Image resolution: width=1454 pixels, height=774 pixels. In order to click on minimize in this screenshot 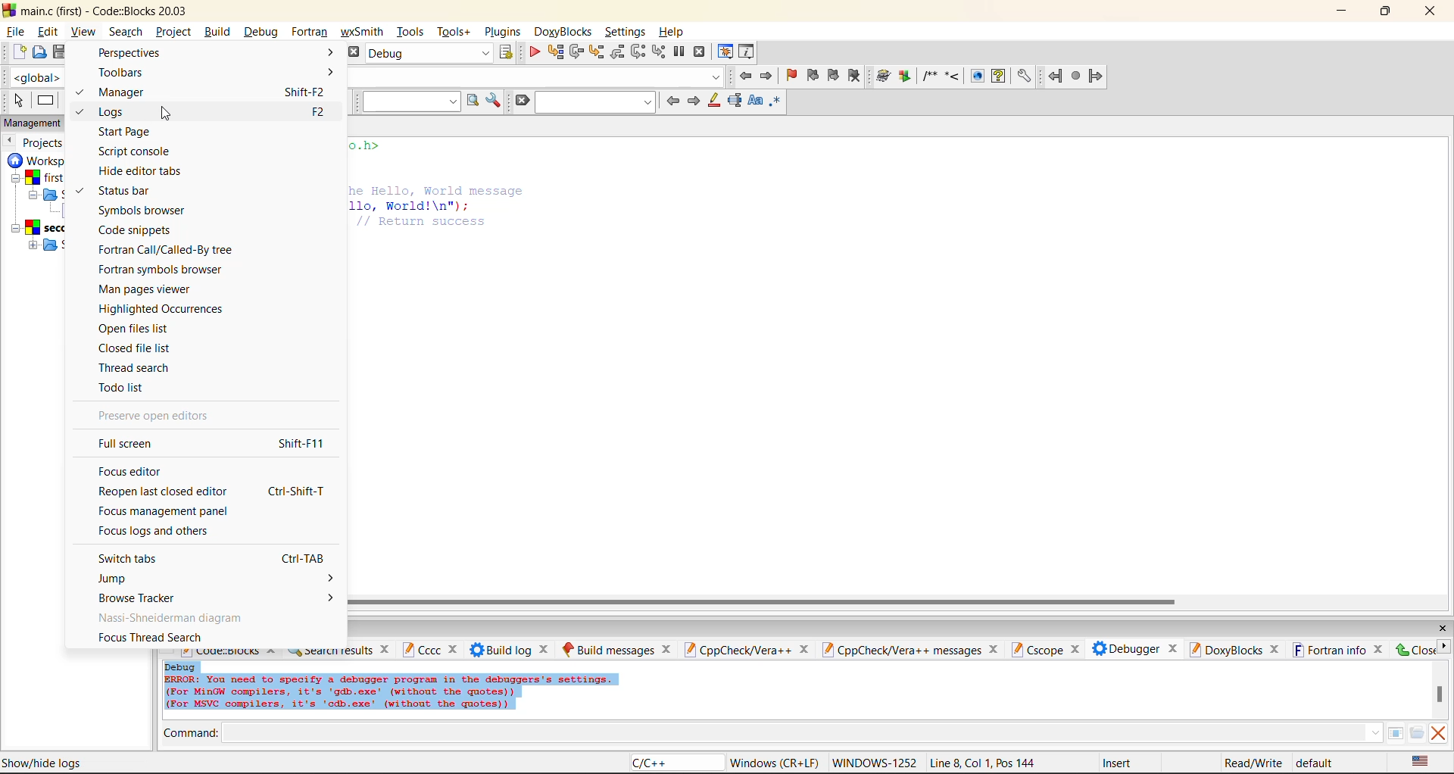, I will do `click(1343, 11)`.